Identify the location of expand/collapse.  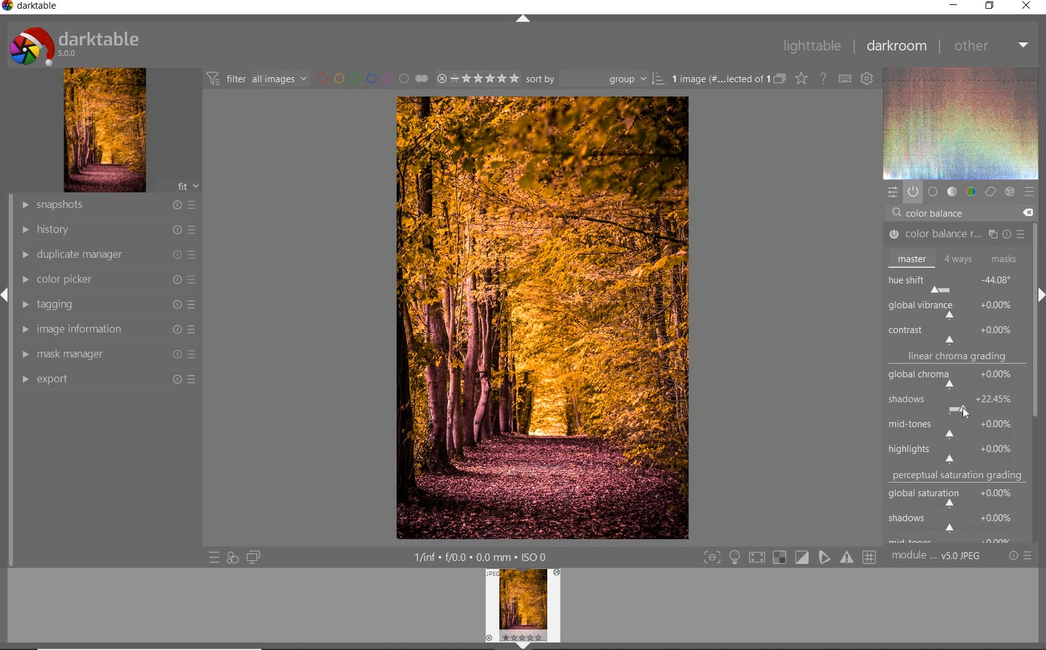
(521, 19).